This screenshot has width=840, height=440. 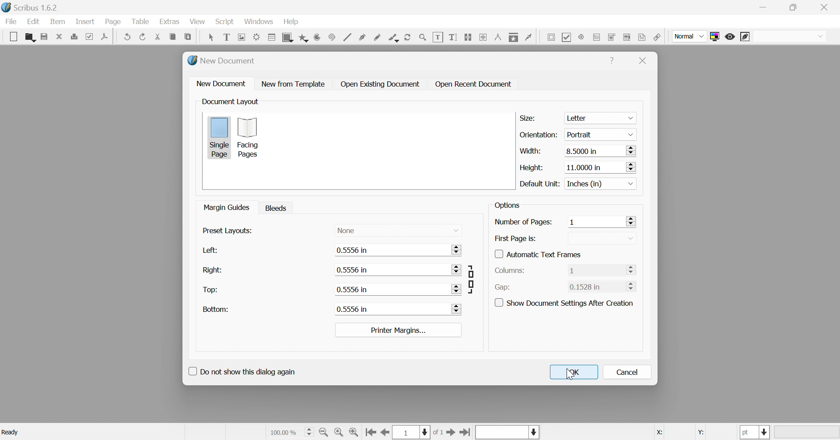 I want to click on inches (in), so click(x=601, y=183).